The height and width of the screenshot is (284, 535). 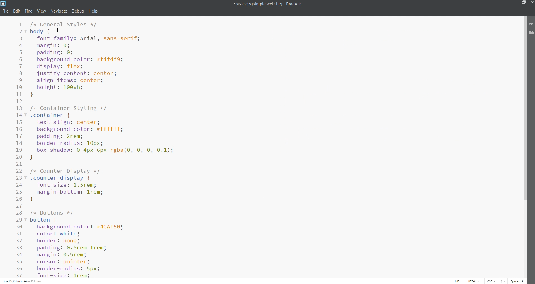 What do you see at coordinates (6, 11) in the screenshot?
I see `file` at bounding box center [6, 11].